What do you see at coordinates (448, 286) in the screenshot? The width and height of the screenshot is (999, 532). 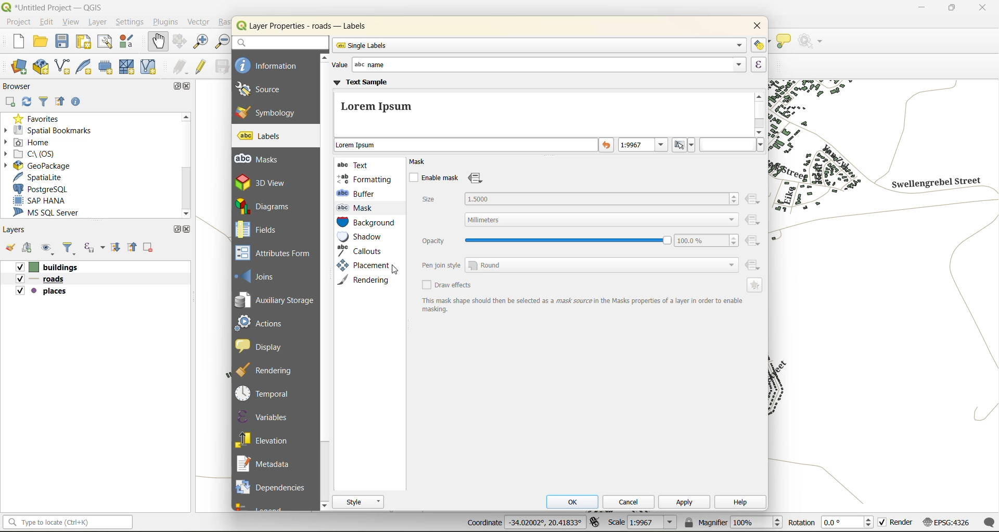 I see `draw effects` at bounding box center [448, 286].